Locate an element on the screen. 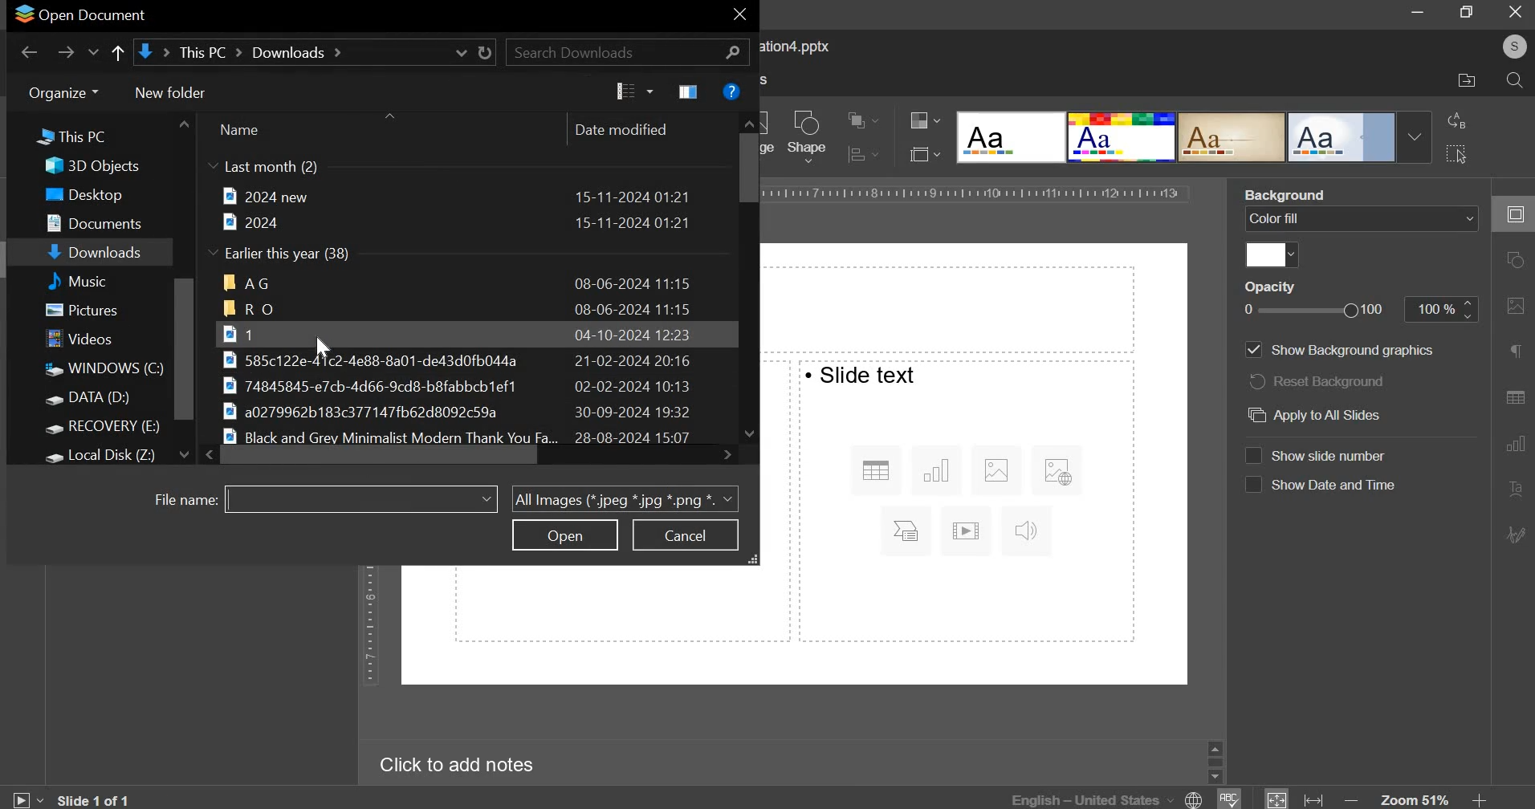 The width and height of the screenshot is (1535, 809). image file is located at coordinates (474, 385).